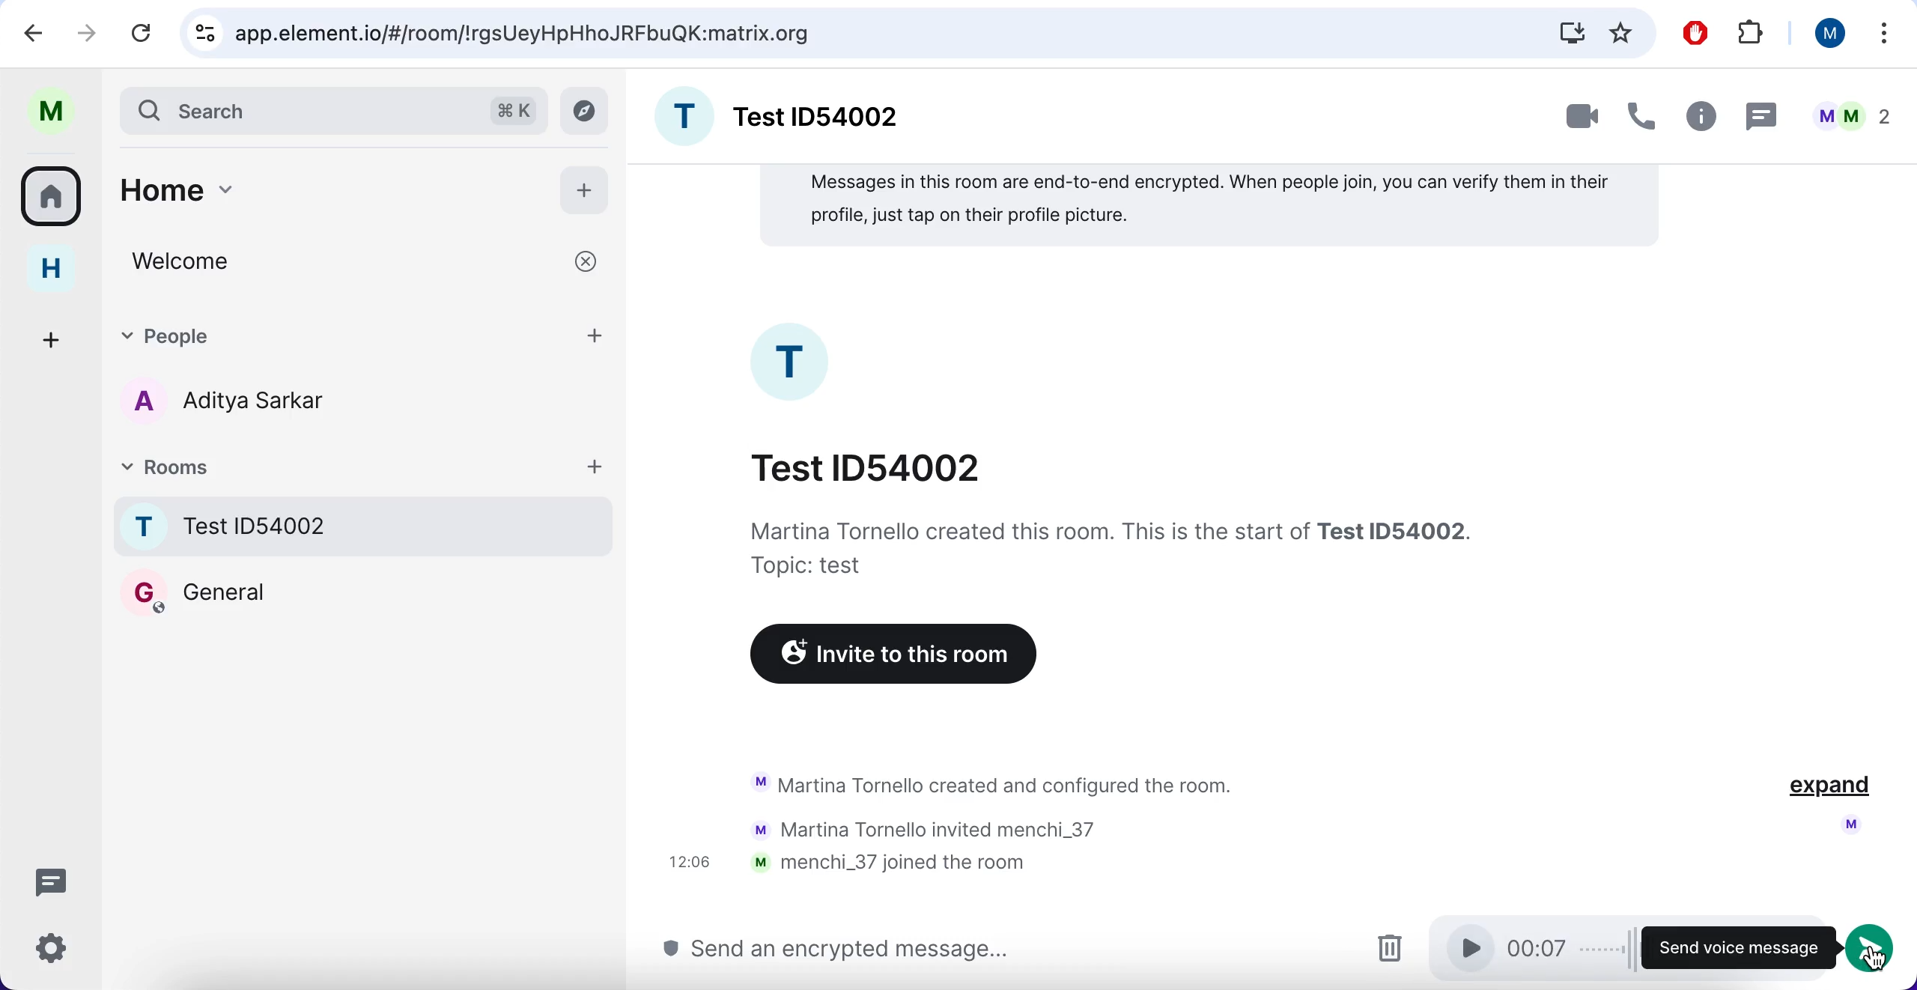 Image resolution: width=1917 pixels, height=990 pixels. I want to click on trash, so click(1388, 948).